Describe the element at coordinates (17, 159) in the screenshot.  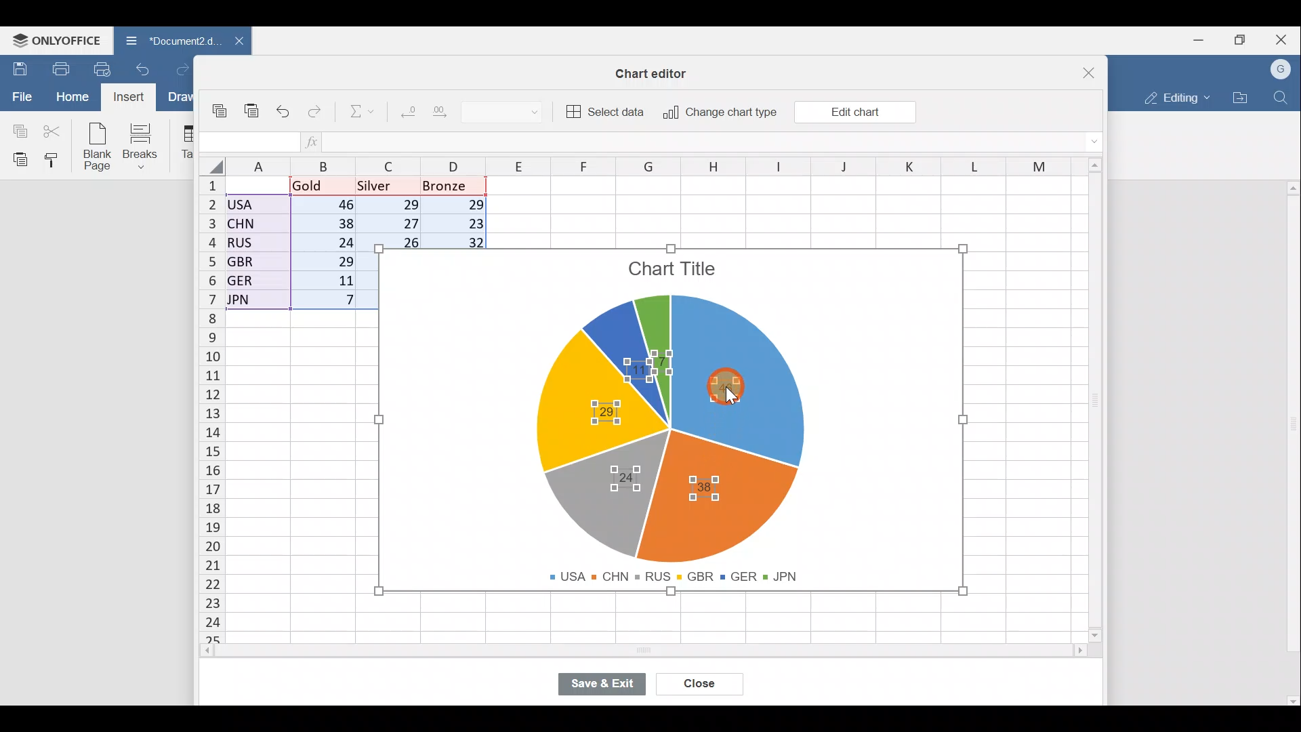
I see `Paste` at that location.